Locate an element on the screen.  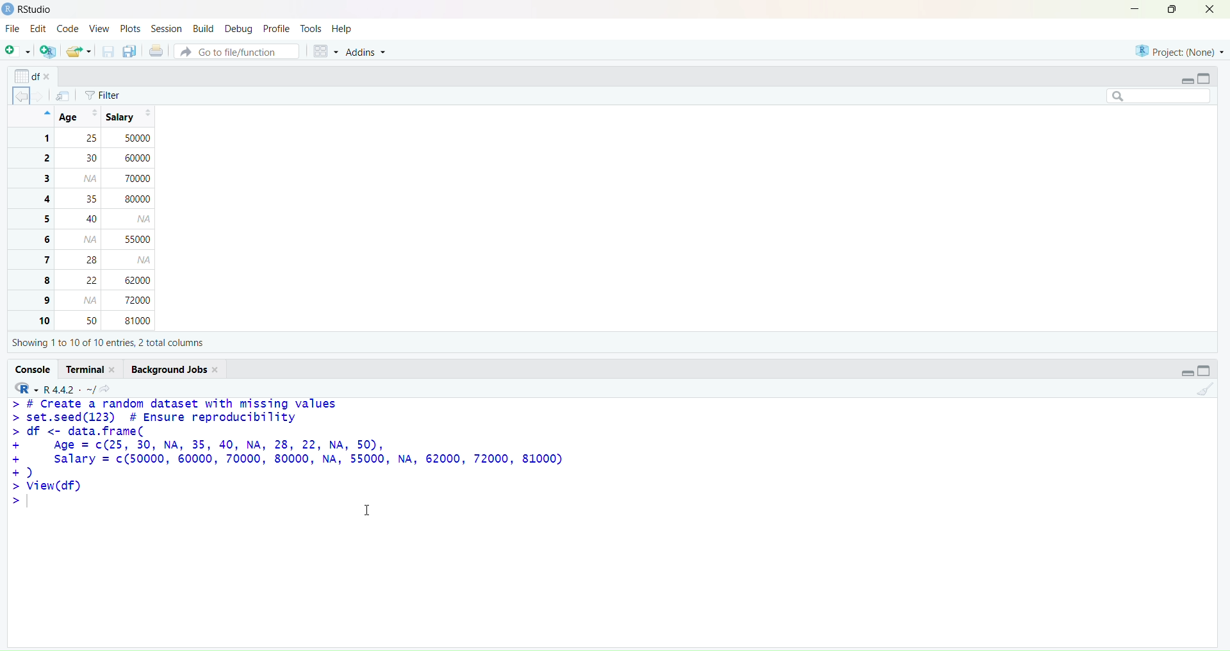
search is located at coordinates (1152, 95).